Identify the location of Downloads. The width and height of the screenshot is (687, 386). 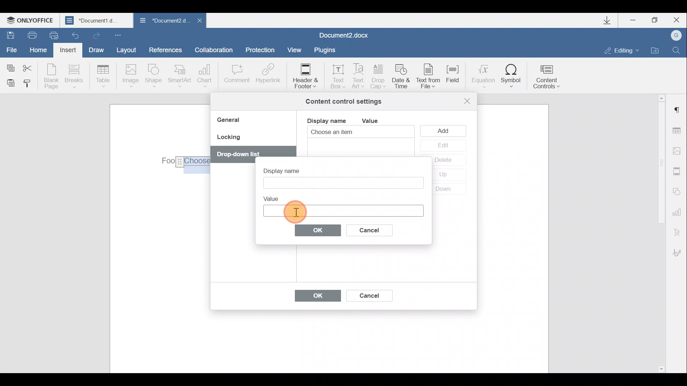
(610, 20).